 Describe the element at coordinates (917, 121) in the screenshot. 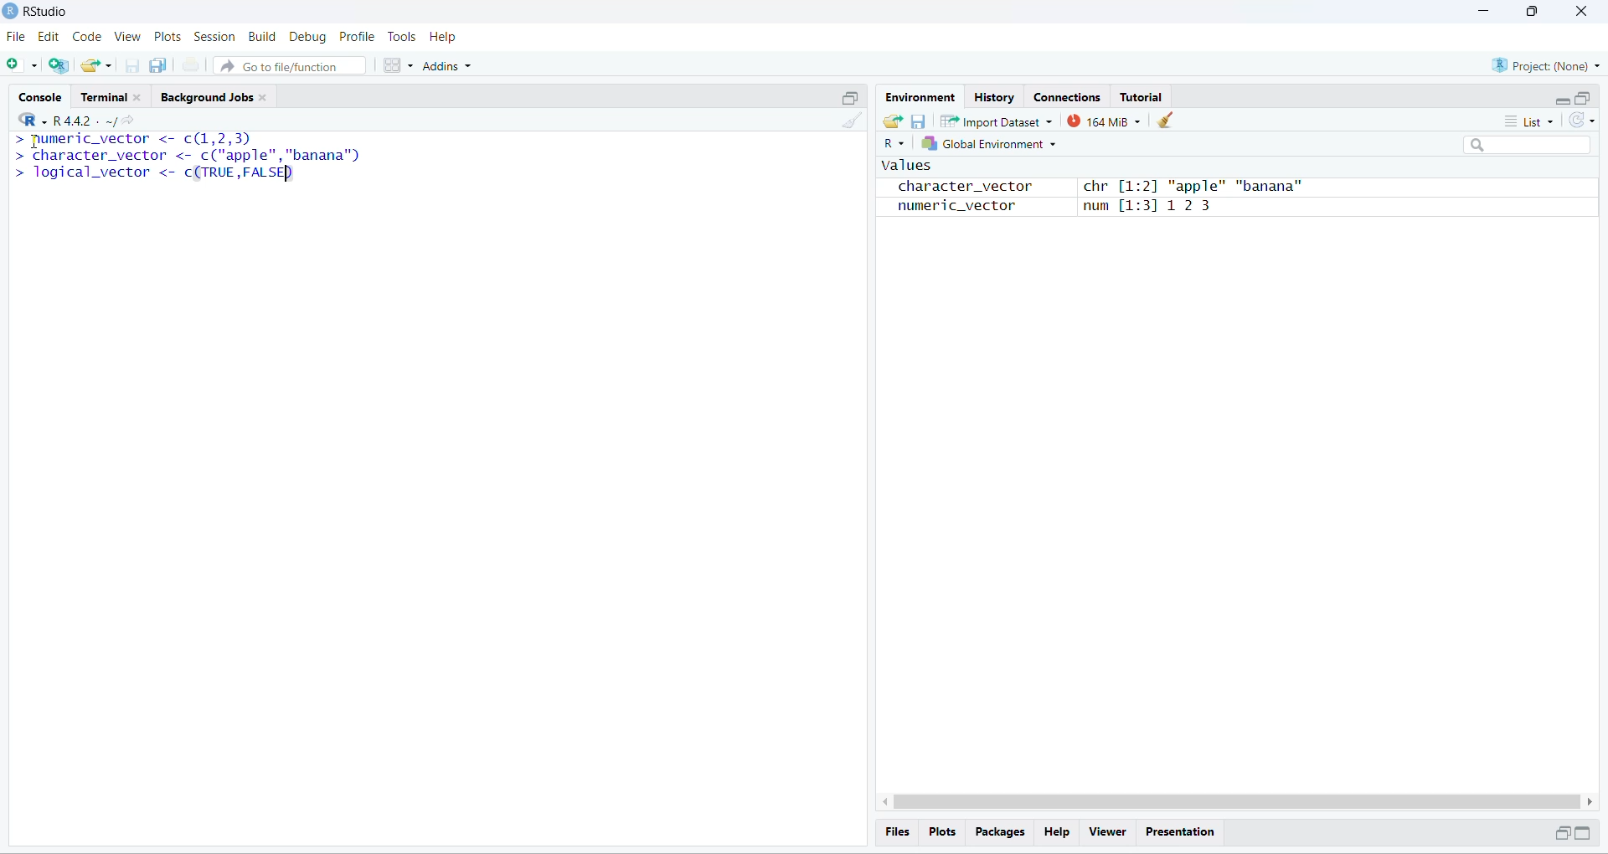

I see `save` at that location.